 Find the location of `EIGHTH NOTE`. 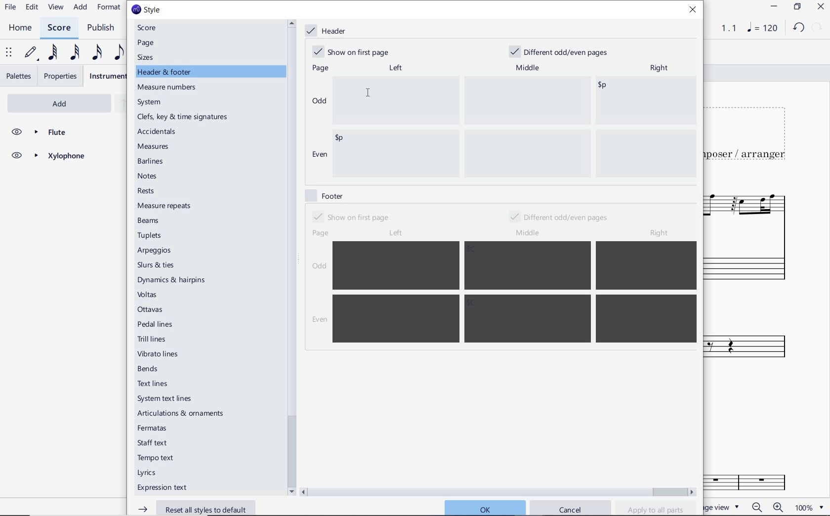

EIGHTH NOTE is located at coordinates (119, 52).